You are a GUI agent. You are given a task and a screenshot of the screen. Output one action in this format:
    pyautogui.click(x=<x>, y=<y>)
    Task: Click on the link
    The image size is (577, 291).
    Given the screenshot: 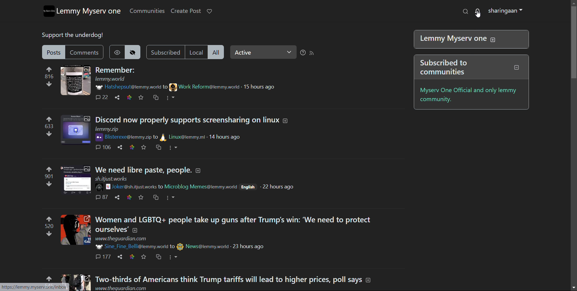 What is the action you would take?
    pyautogui.click(x=132, y=147)
    